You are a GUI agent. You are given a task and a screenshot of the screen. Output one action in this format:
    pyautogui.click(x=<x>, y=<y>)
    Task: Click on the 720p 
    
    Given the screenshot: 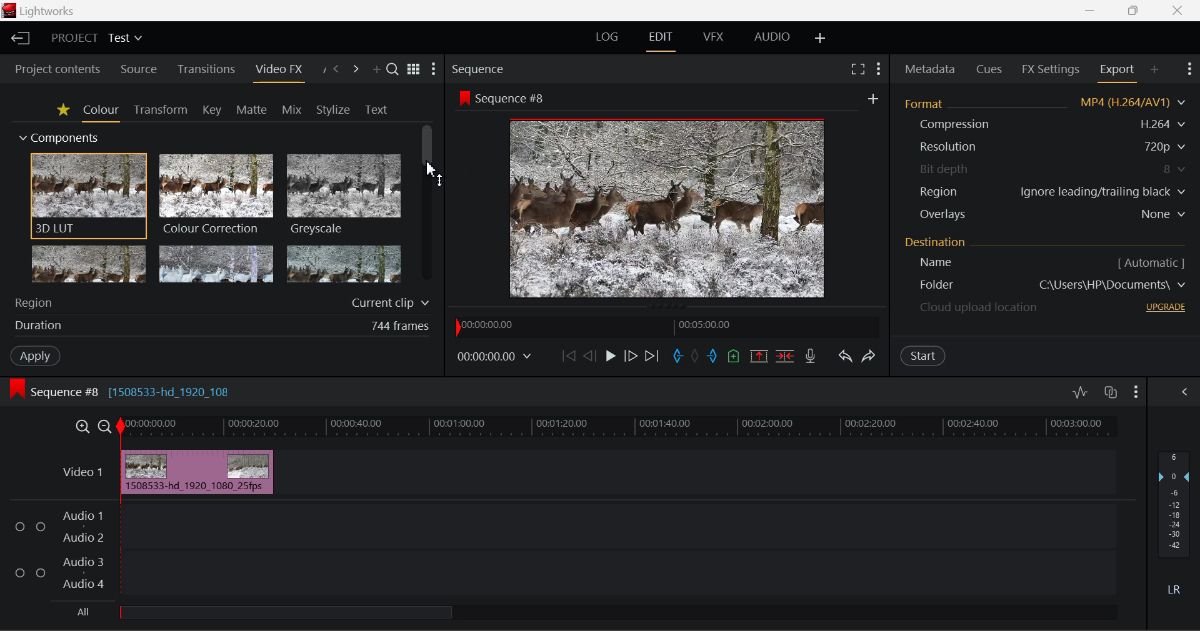 What is the action you would take?
    pyautogui.click(x=1166, y=146)
    